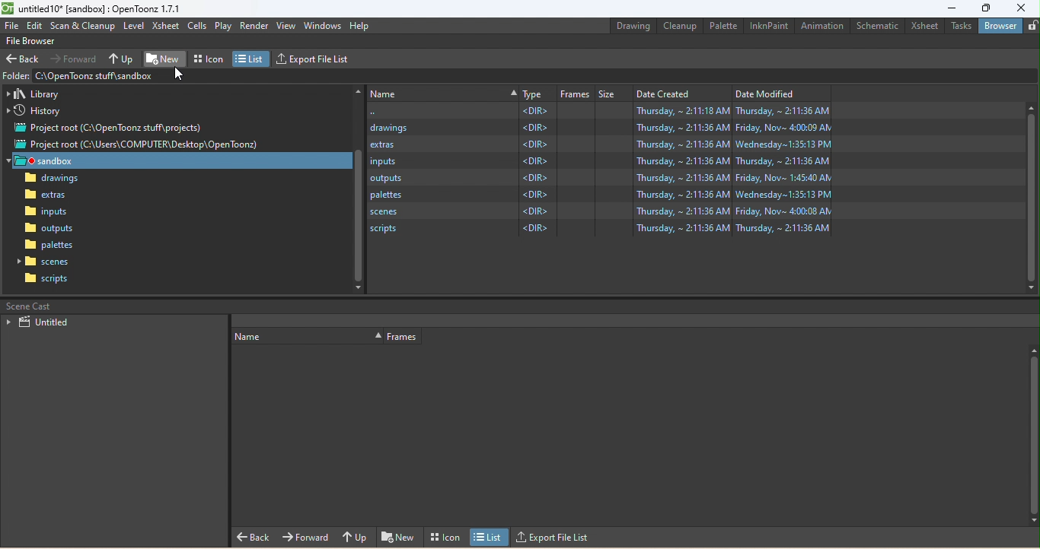 This screenshot has width=1040, height=549. What do you see at coordinates (360, 26) in the screenshot?
I see `Help` at bounding box center [360, 26].